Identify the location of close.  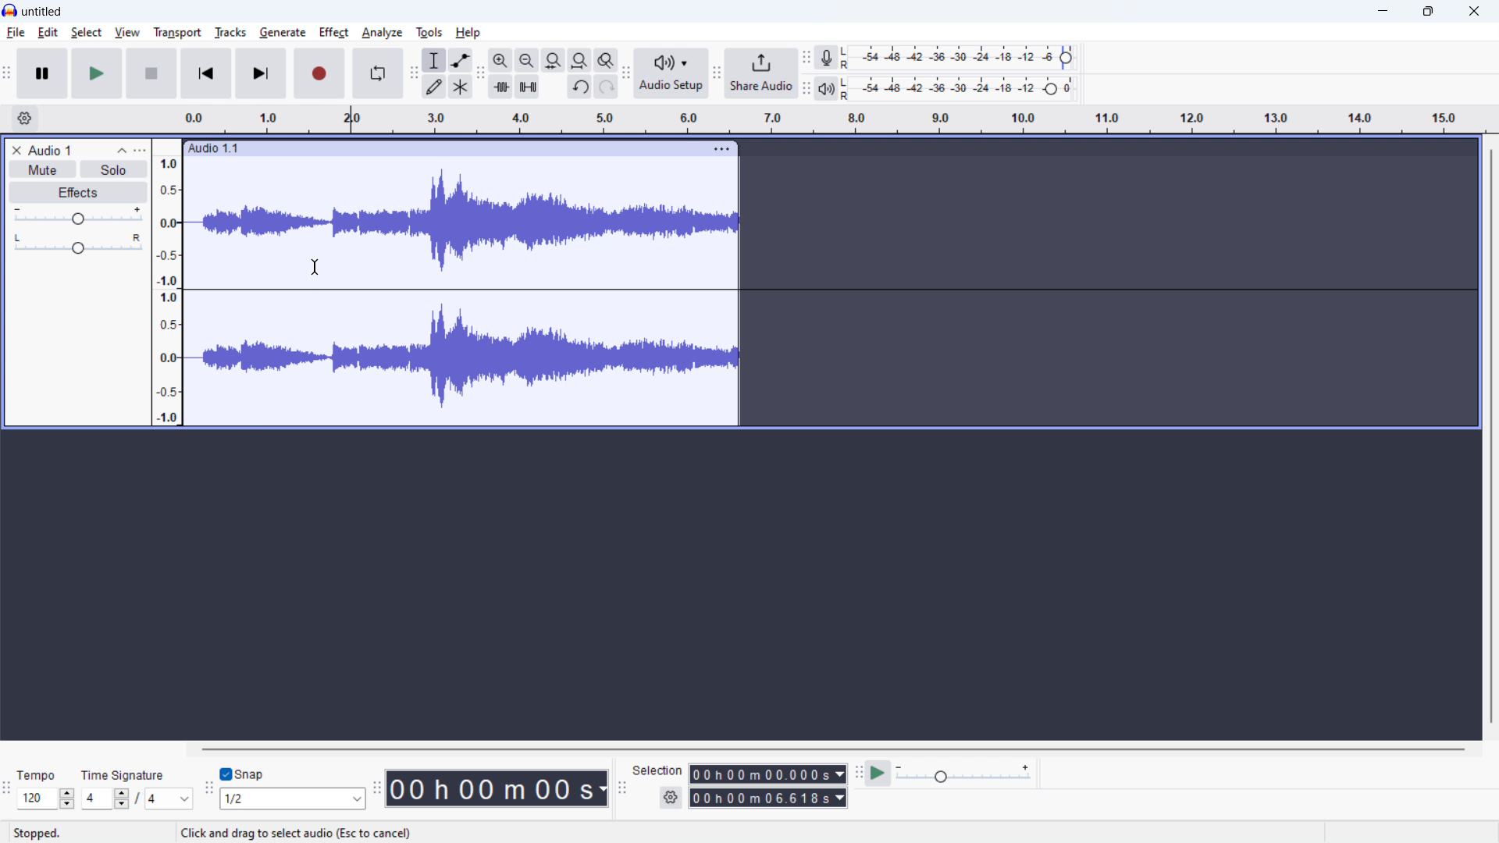
(1474, 11).